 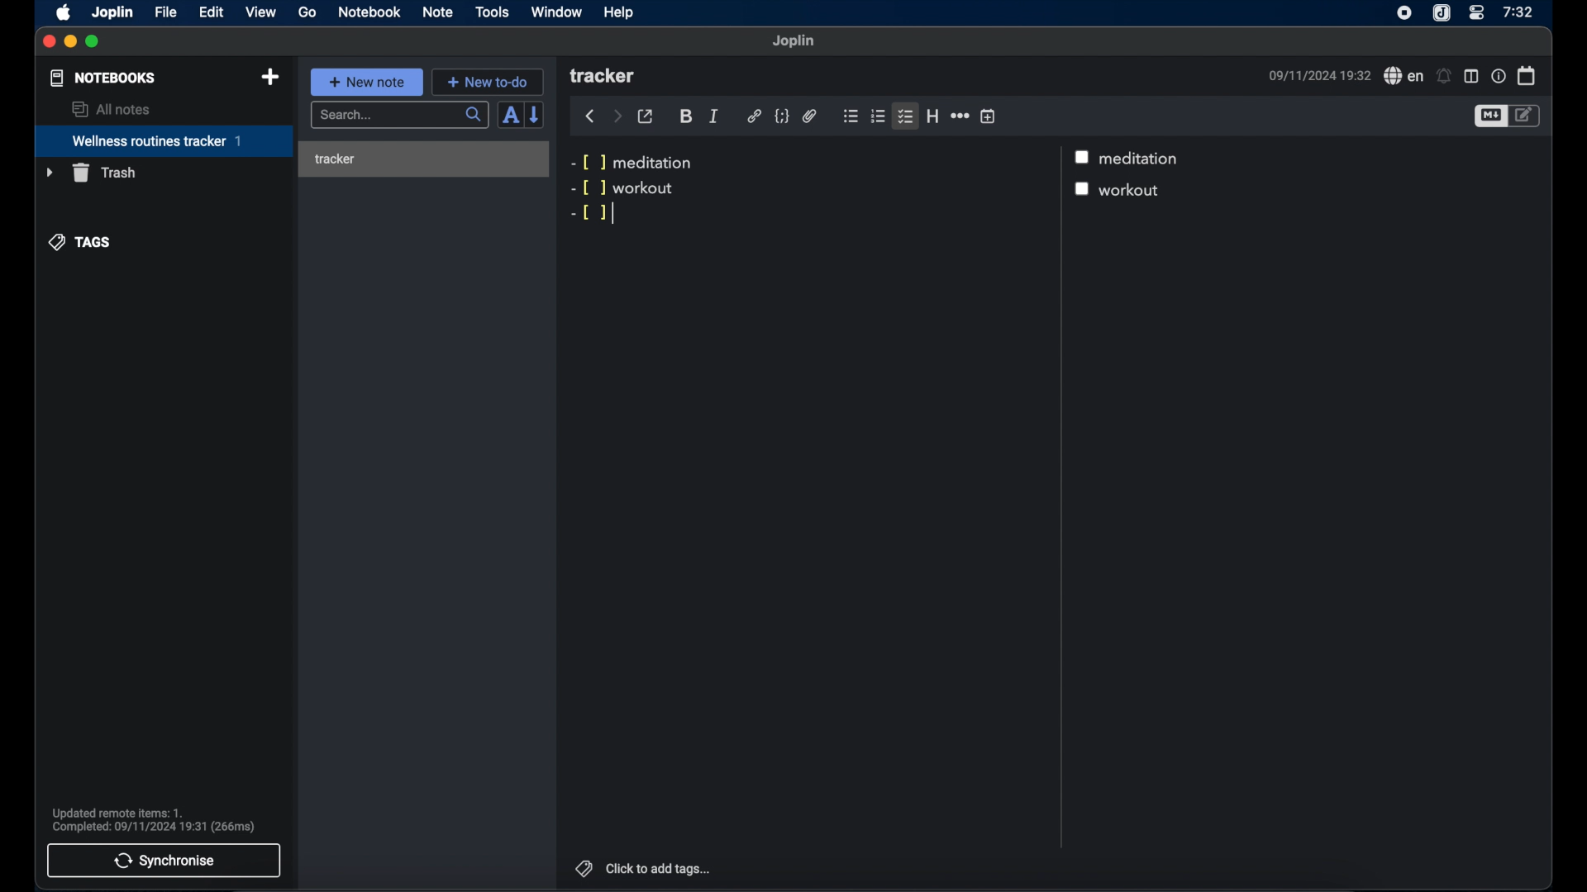 What do you see at coordinates (487, 81) in the screenshot?
I see `+ new to-do` at bounding box center [487, 81].